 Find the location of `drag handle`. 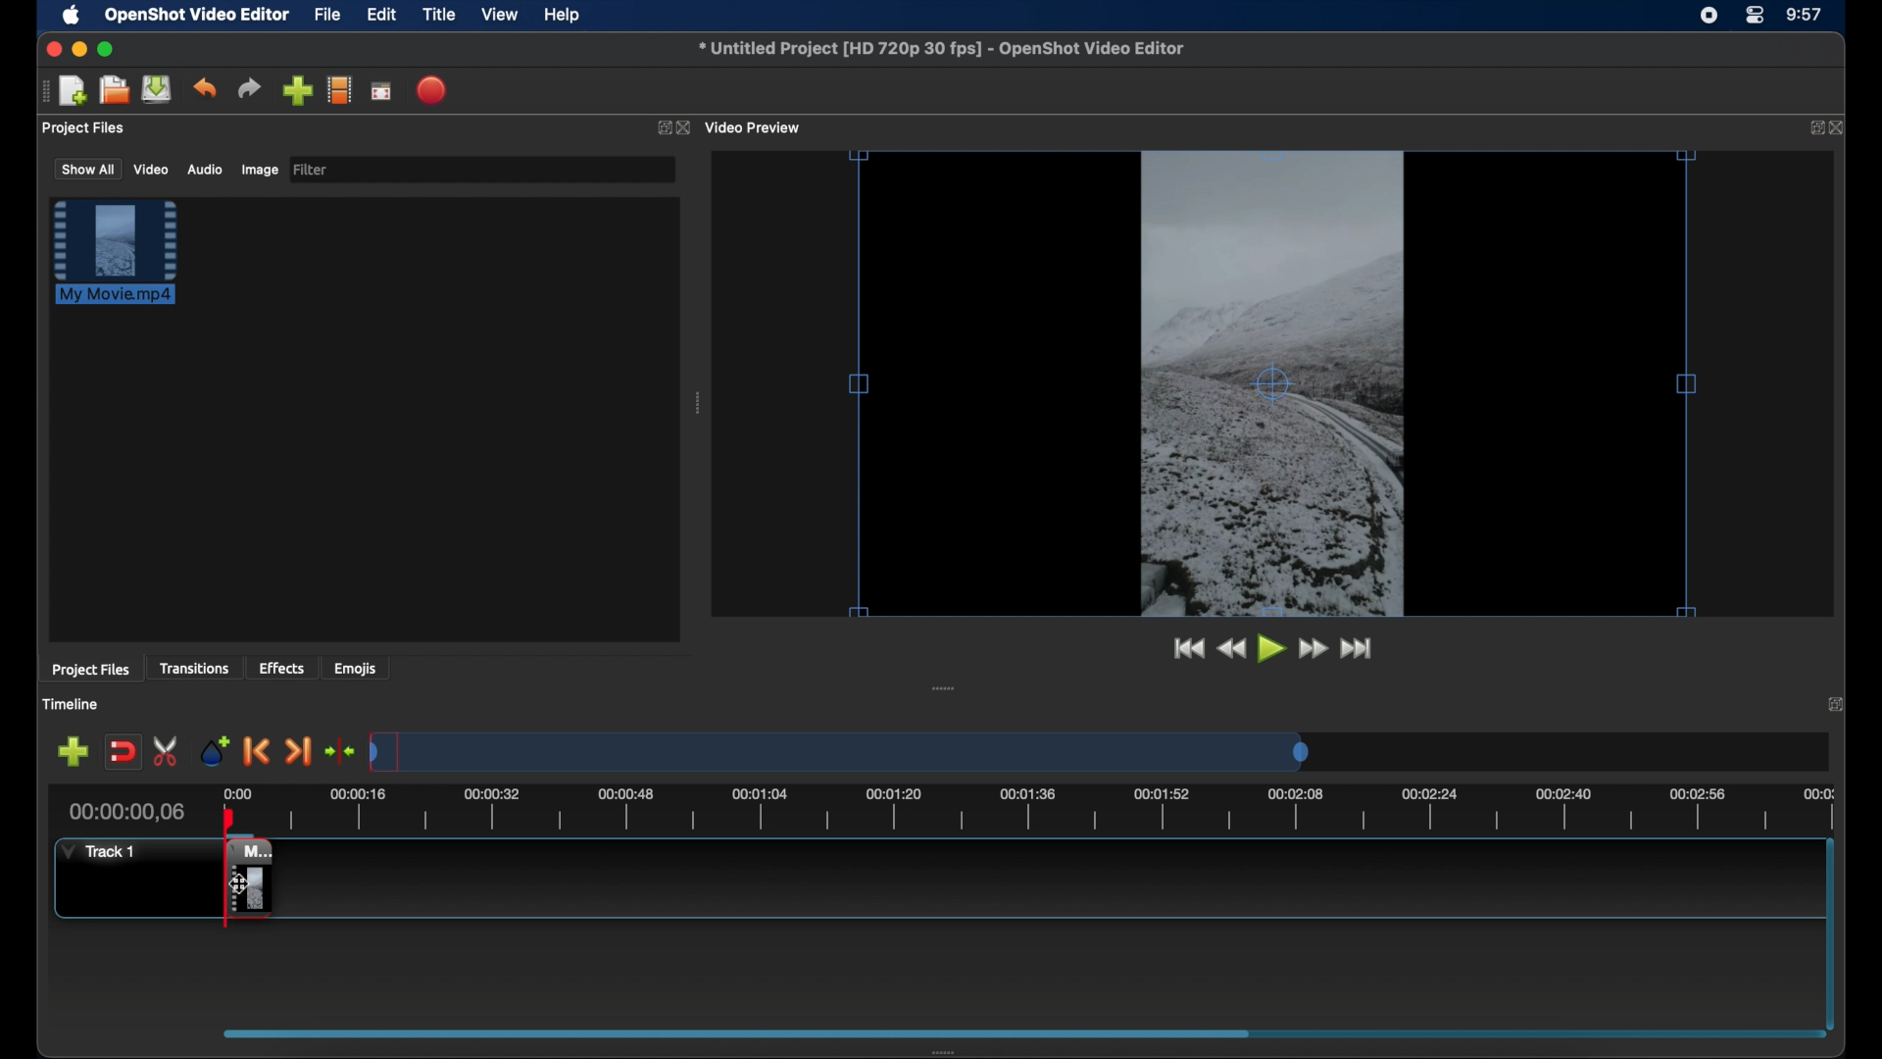

drag handle is located at coordinates (950, 1051).